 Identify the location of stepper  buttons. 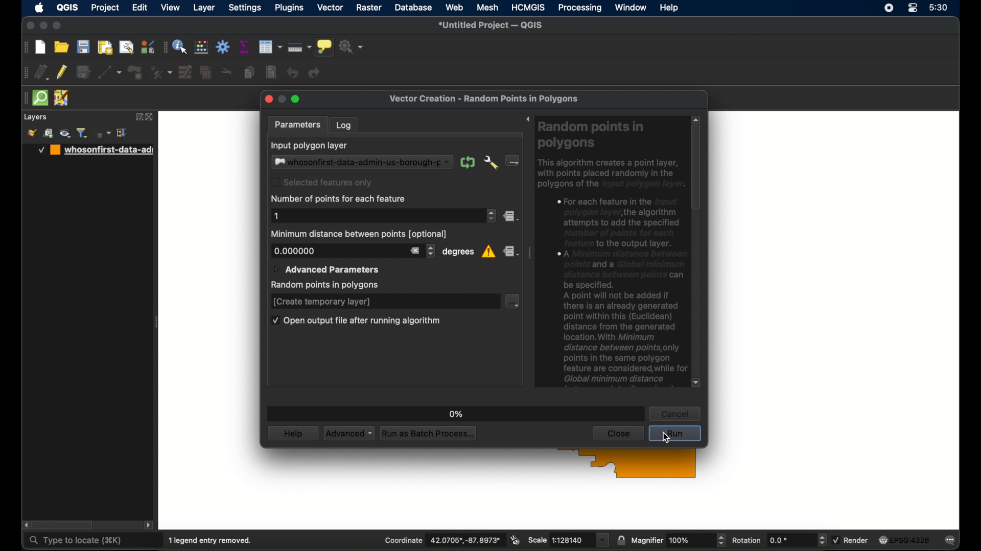
(431, 251).